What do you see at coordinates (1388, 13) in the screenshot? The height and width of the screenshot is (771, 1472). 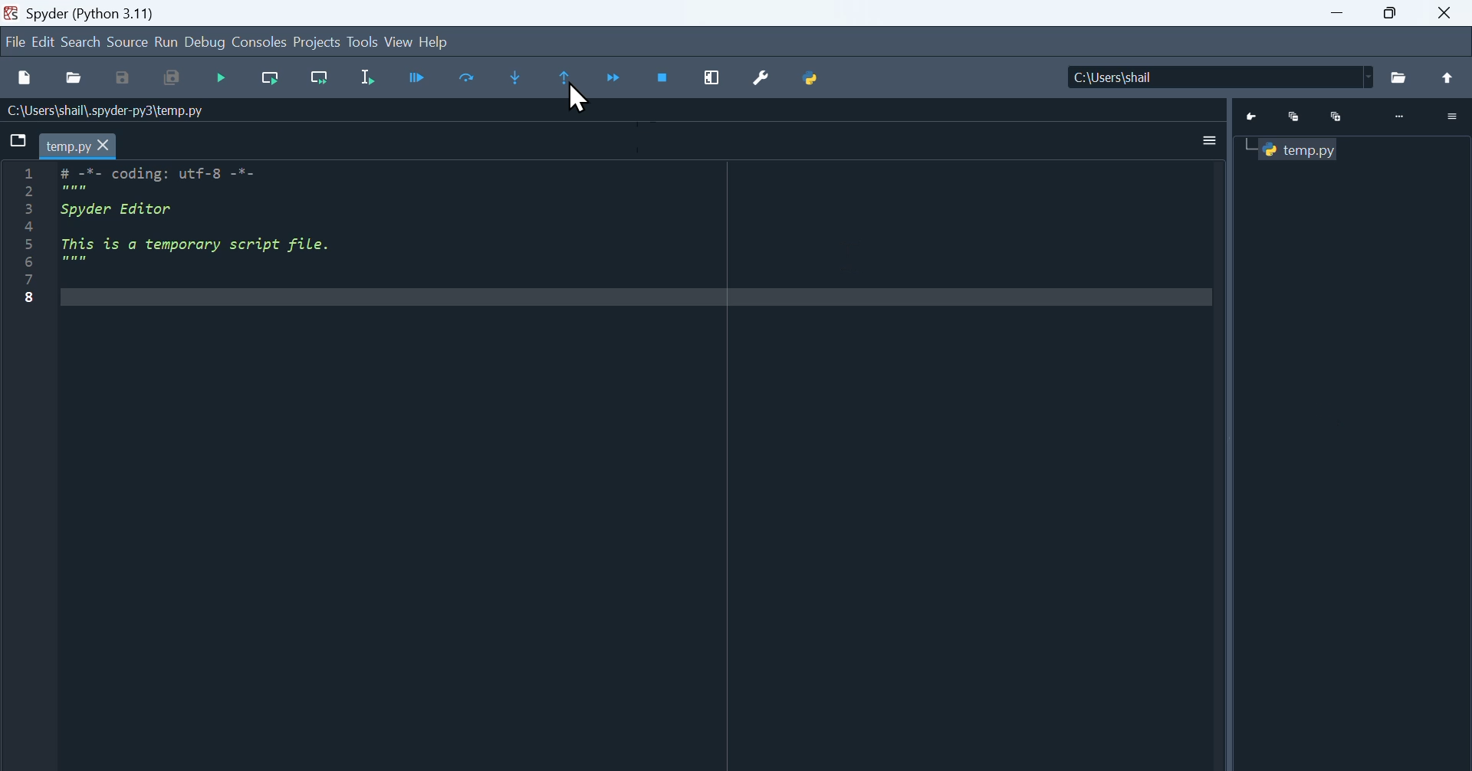 I see `Maximize` at bounding box center [1388, 13].